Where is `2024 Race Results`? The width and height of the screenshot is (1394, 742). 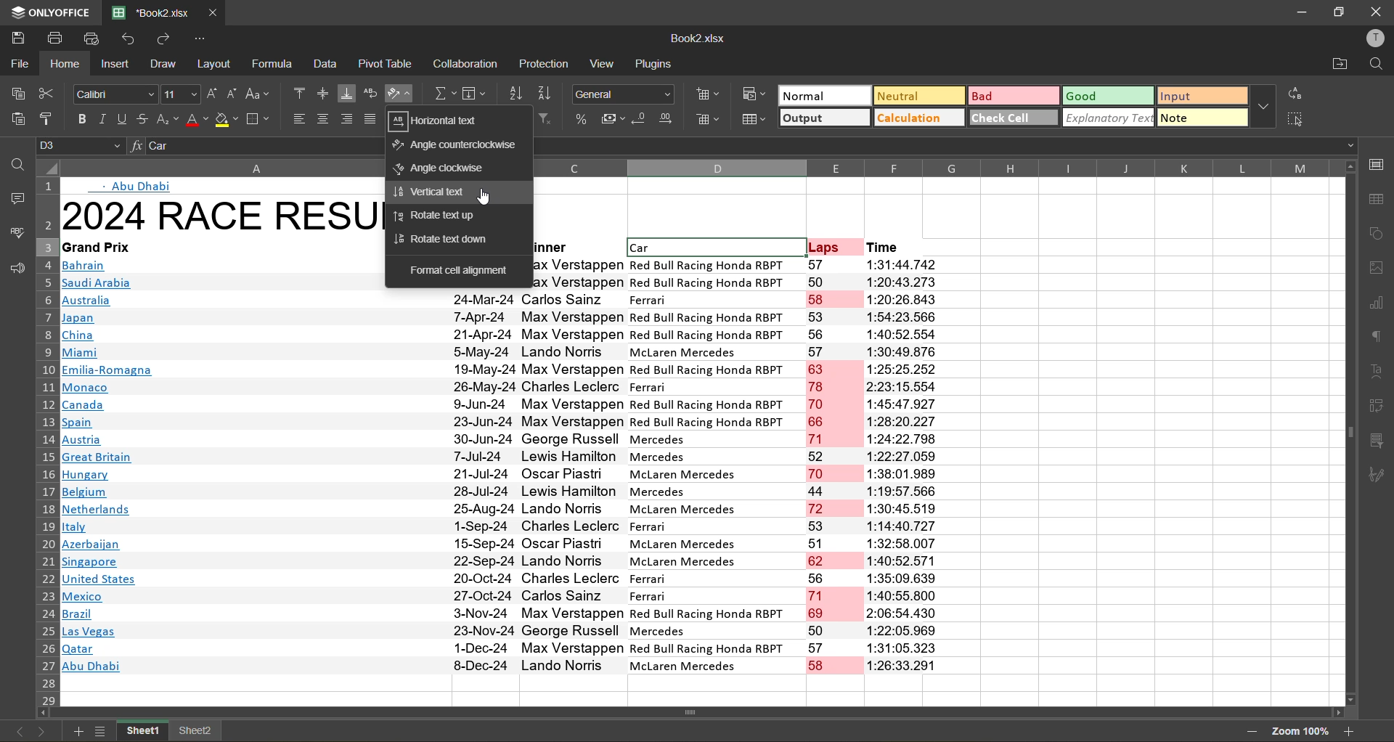
2024 Race Results is located at coordinates (221, 216).